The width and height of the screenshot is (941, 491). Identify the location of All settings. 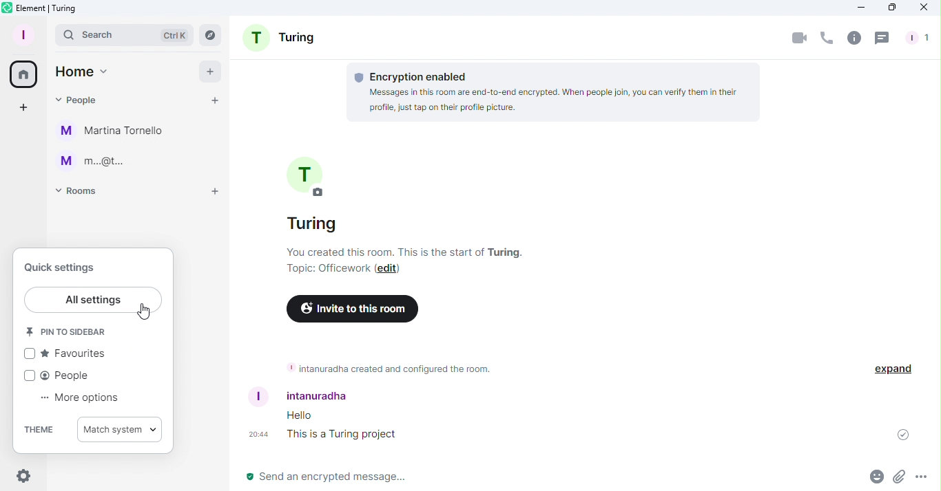
(92, 300).